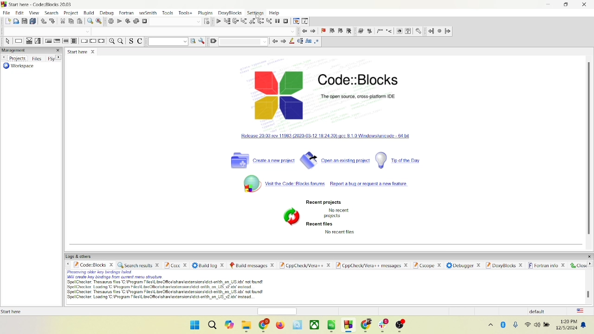  What do you see at coordinates (243, 41) in the screenshot?
I see `blank space` at bounding box center [243, 41].